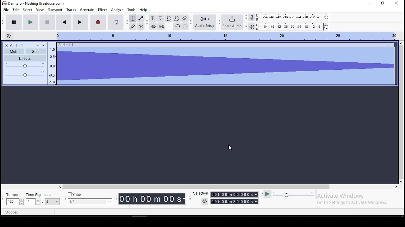 The image size is (405, 227). What do you see at coordinates (90, 198) in the screenshot?
I see `snap` at bounding box center [90, 198].